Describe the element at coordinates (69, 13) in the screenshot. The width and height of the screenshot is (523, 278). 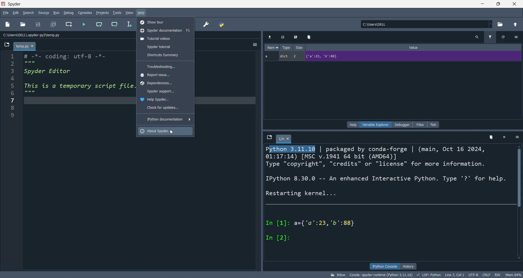
I see `debug ` at that location.